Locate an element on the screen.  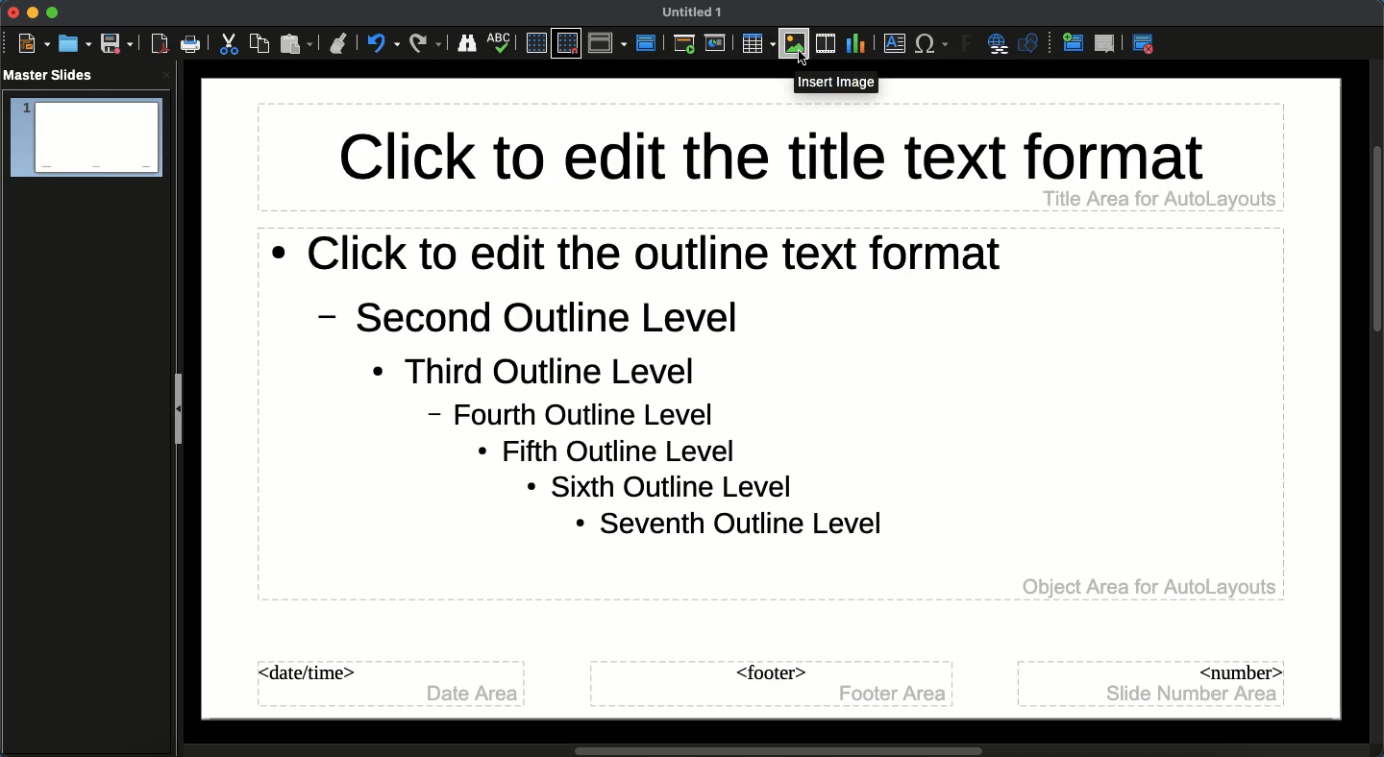
Hyperlink is located at coordinates (998, 44).